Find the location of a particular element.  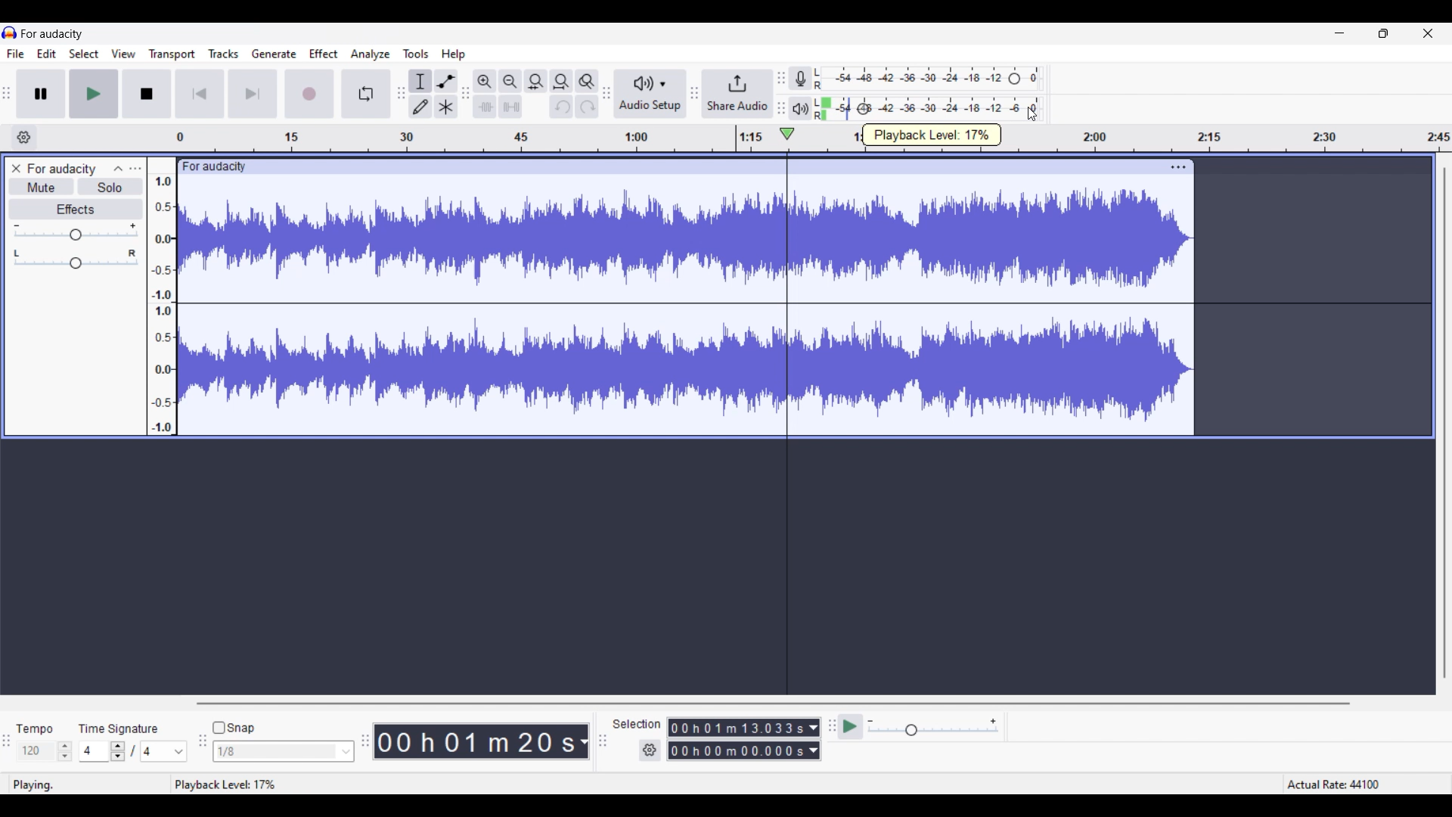

Marker is located at coordinates (736, 139).